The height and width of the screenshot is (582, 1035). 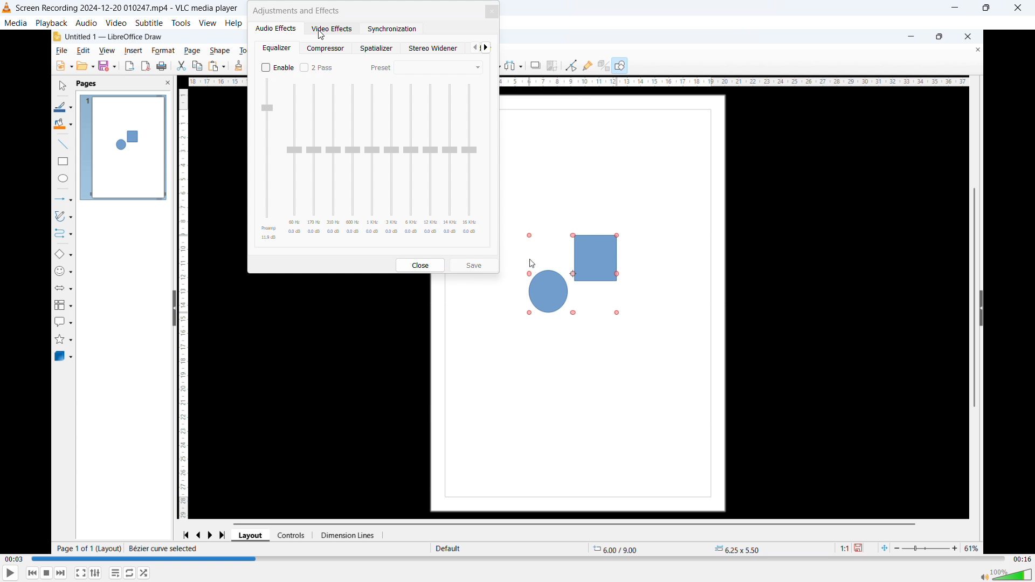 What do you see at coordinates (95, 573) in the screenshot?
I see `Show extended settings` at bounding box center [95, 573].